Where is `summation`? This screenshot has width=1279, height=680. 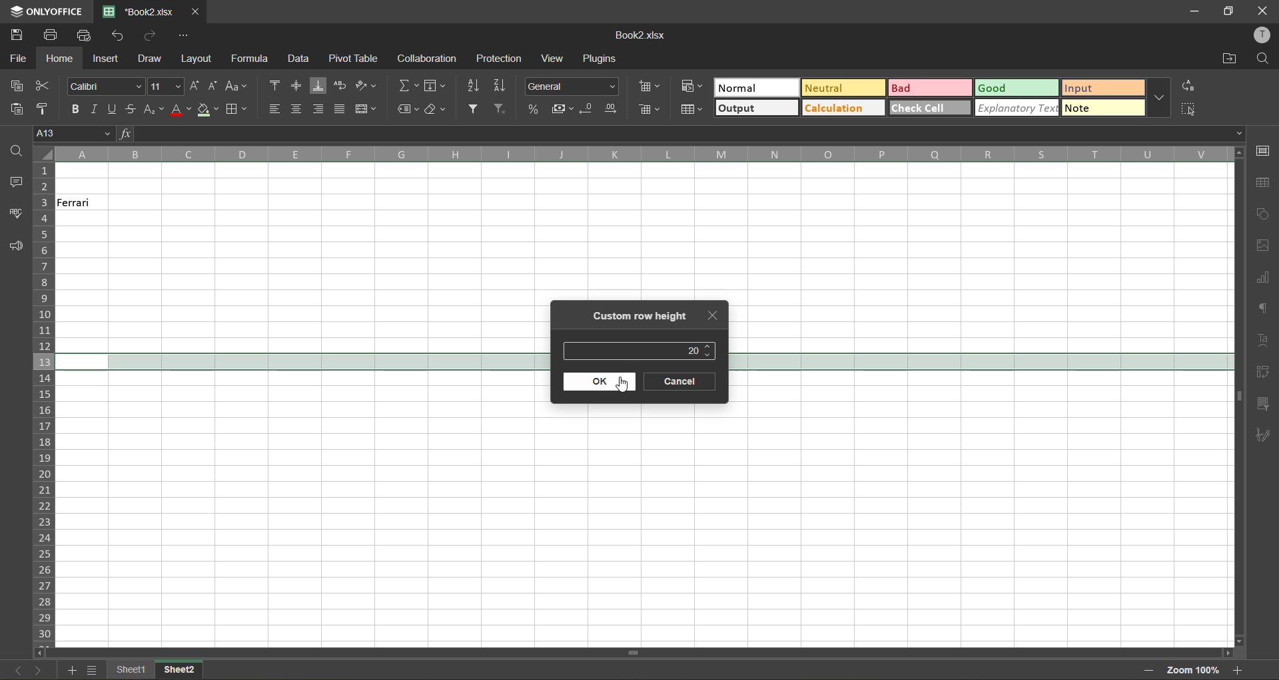 summation is located at coordinates (408, 85).